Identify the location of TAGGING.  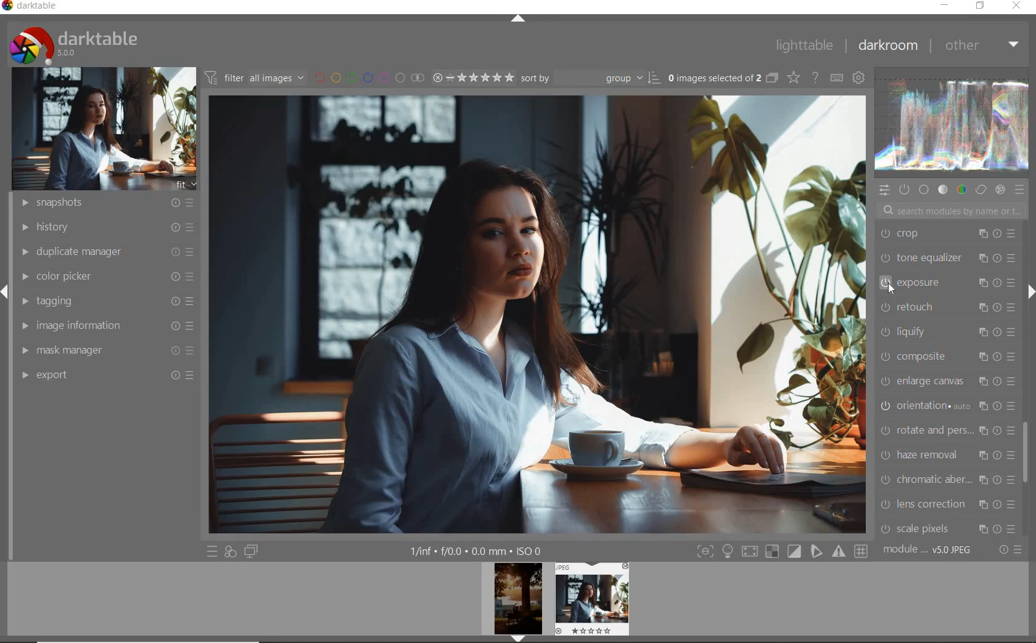
(104, 300).